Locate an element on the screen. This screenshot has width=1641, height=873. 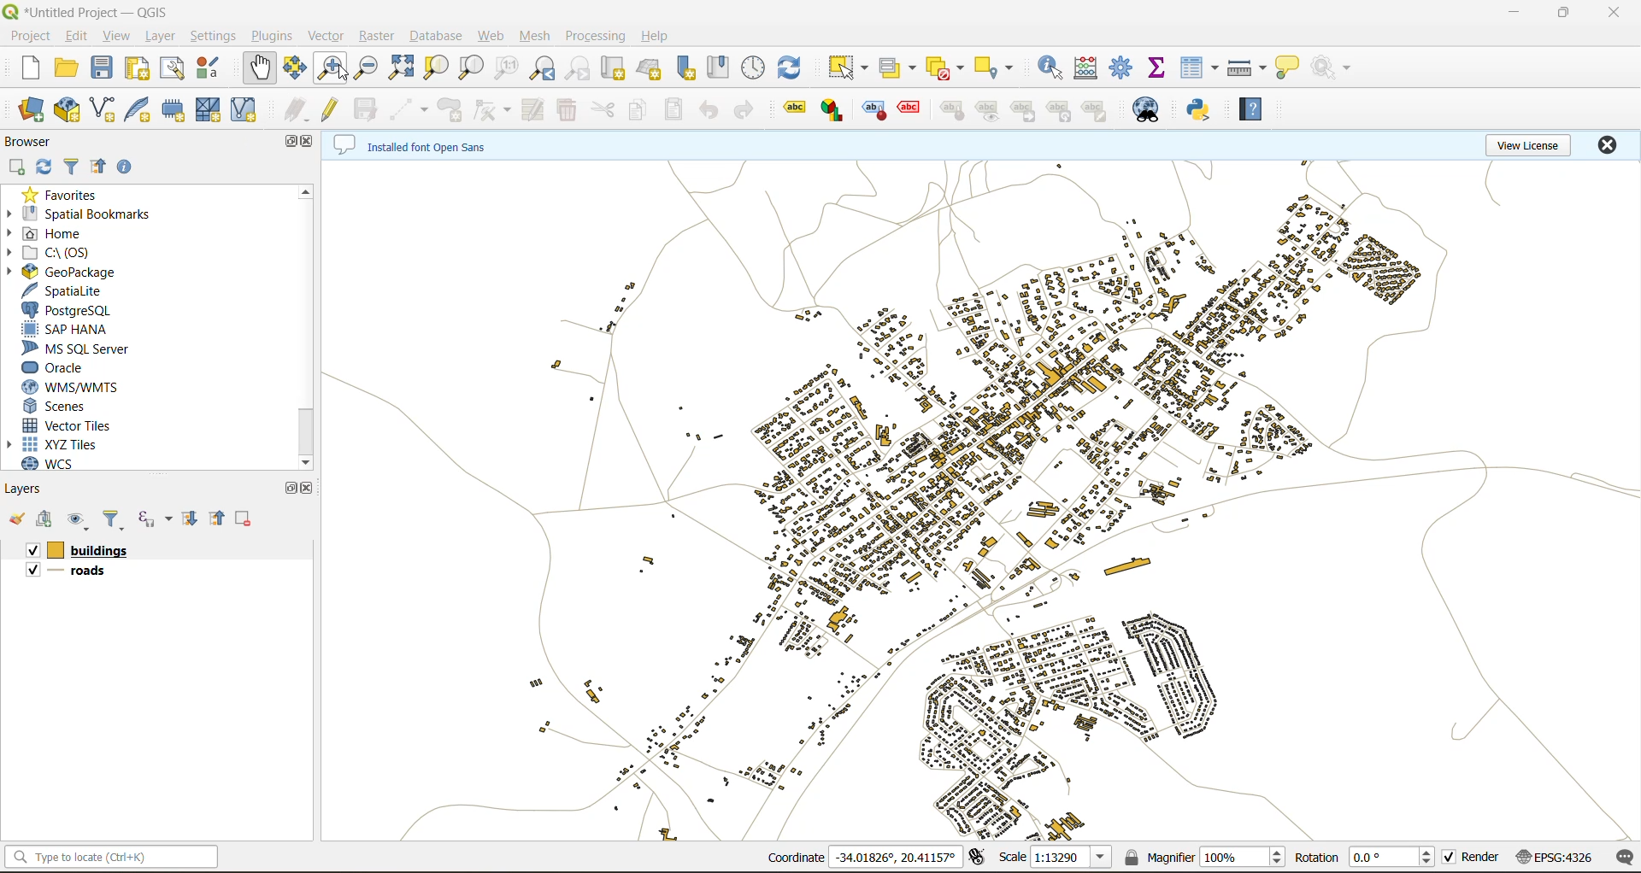
digitize is located at coordinates (409, 108).